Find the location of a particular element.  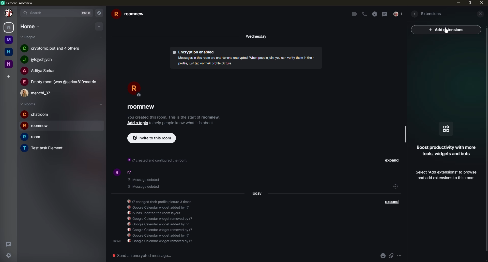

more is located at coordinates (399, 255).